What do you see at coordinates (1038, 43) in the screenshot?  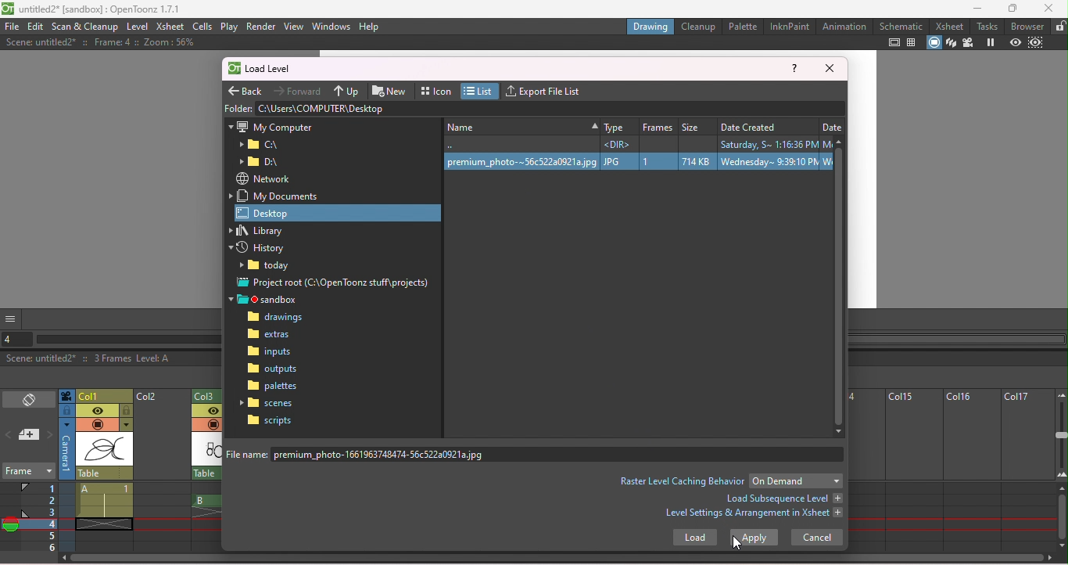 I see `Sub-camera` at bounding box center [1038, 43].